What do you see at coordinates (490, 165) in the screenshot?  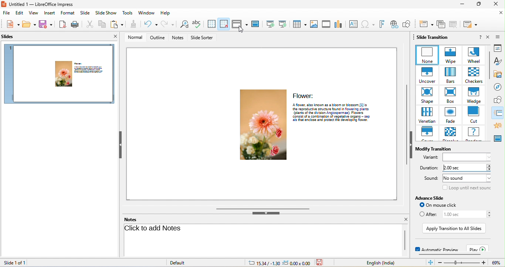 I see `increase duration` at bounding box center [490, 165].